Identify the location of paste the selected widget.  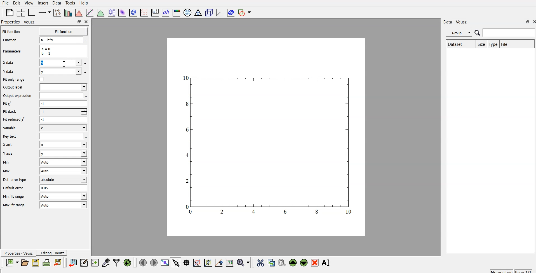
(282, 263).